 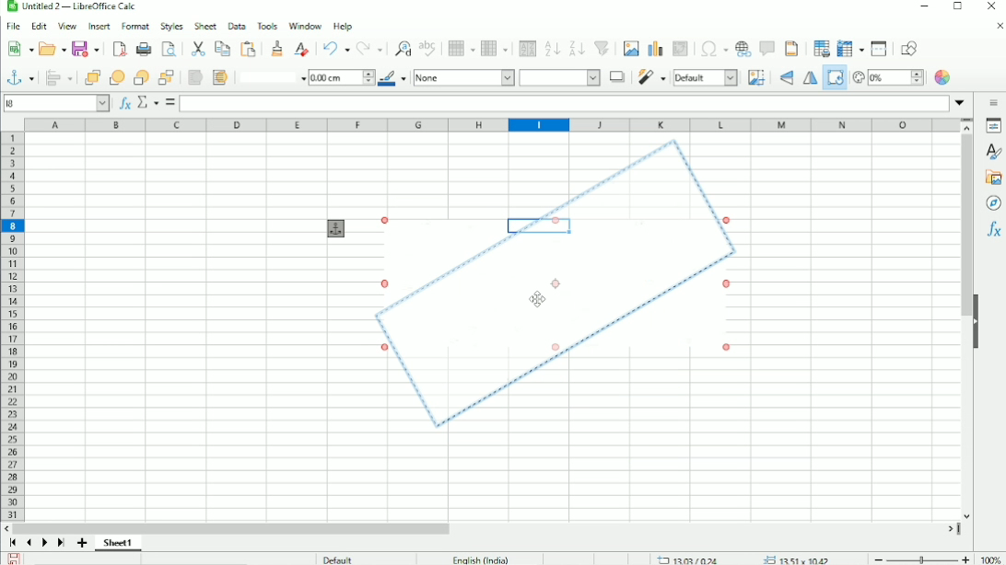 I want to click on Close, so click(x=990, y=6).